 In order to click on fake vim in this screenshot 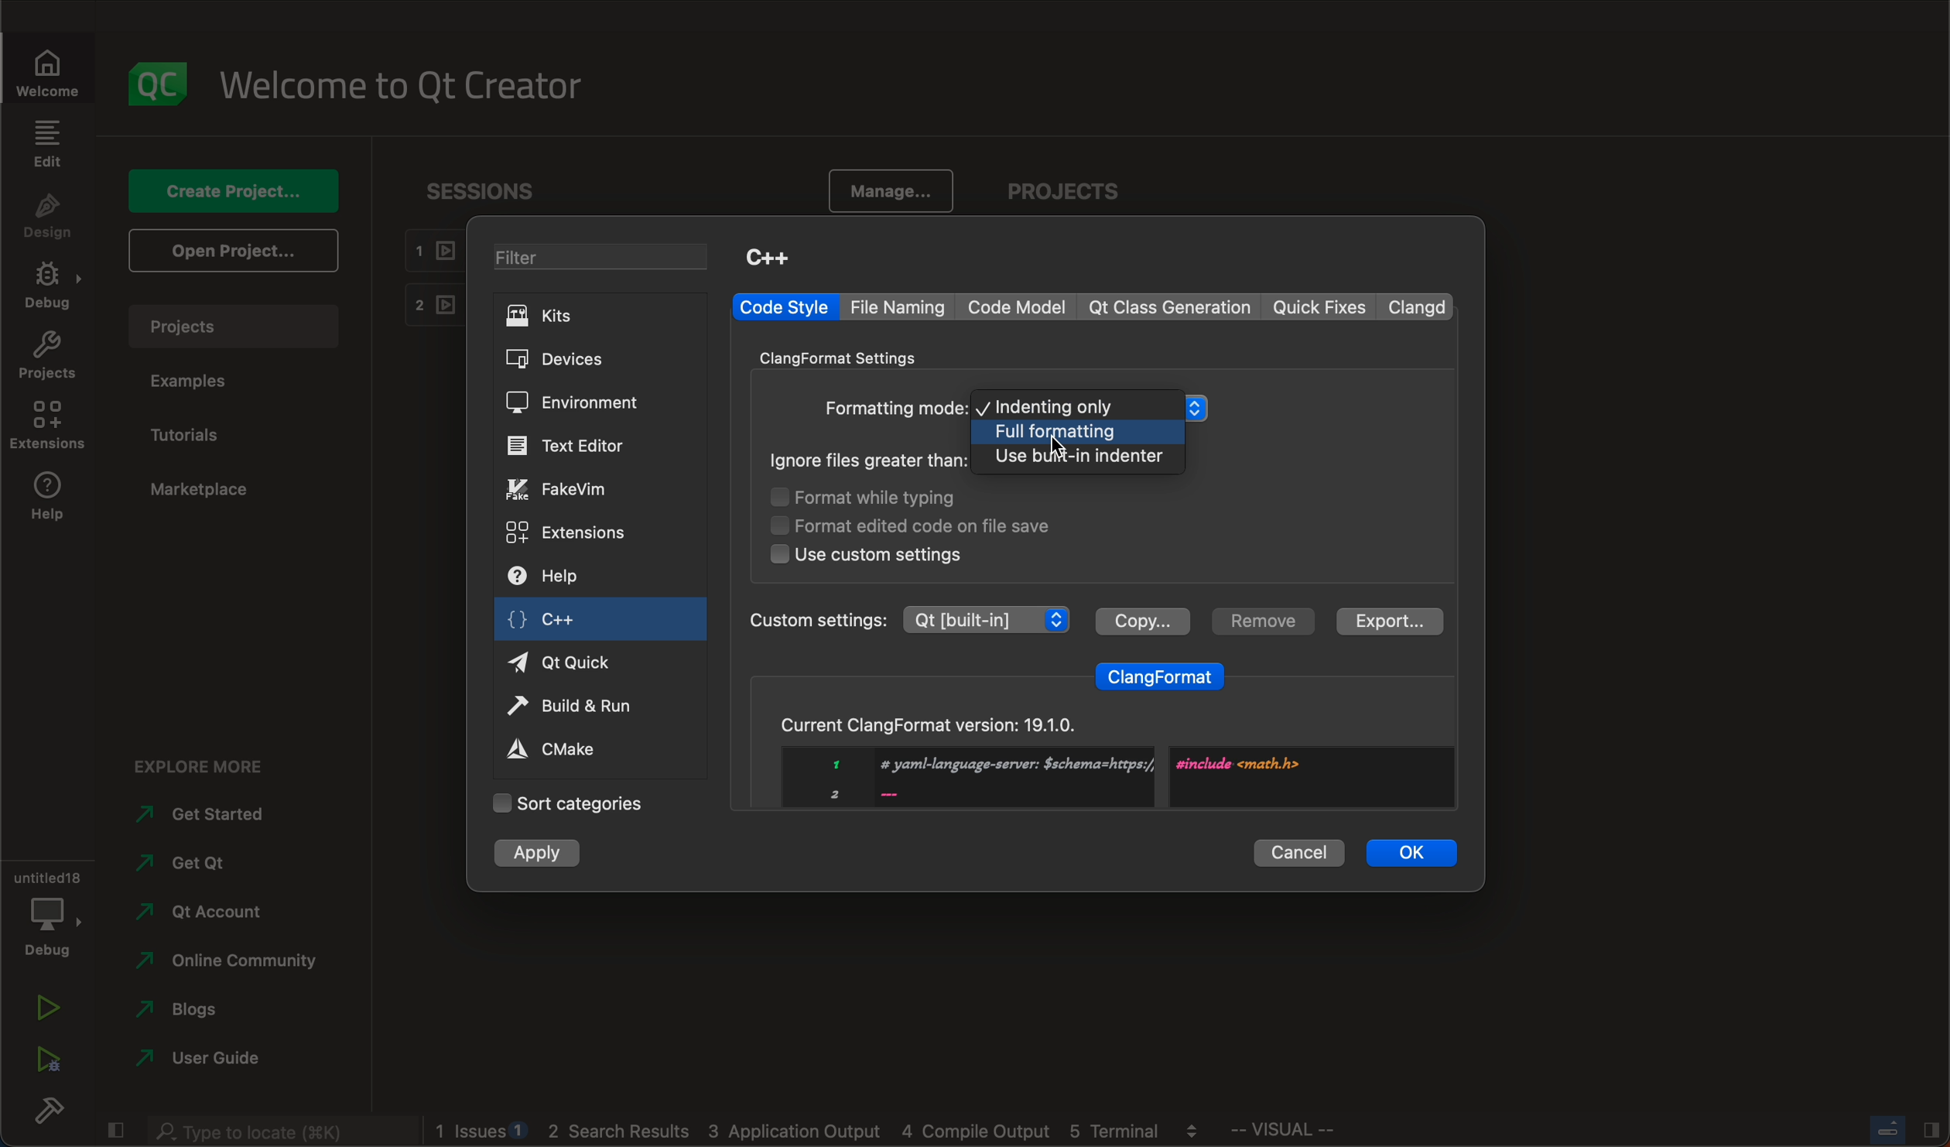, I will do `click(573, 488)`.